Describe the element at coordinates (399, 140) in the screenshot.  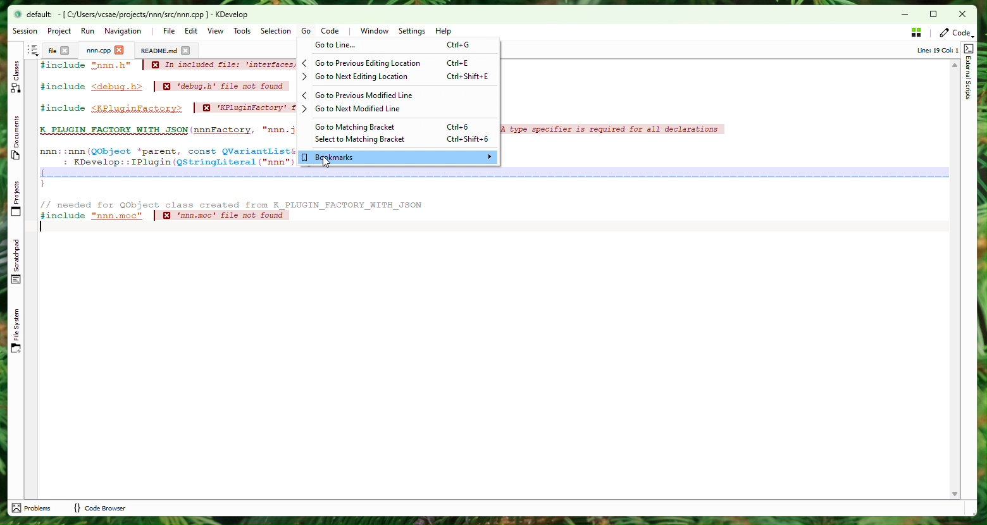
I see `Select to matching bracket` at that location.